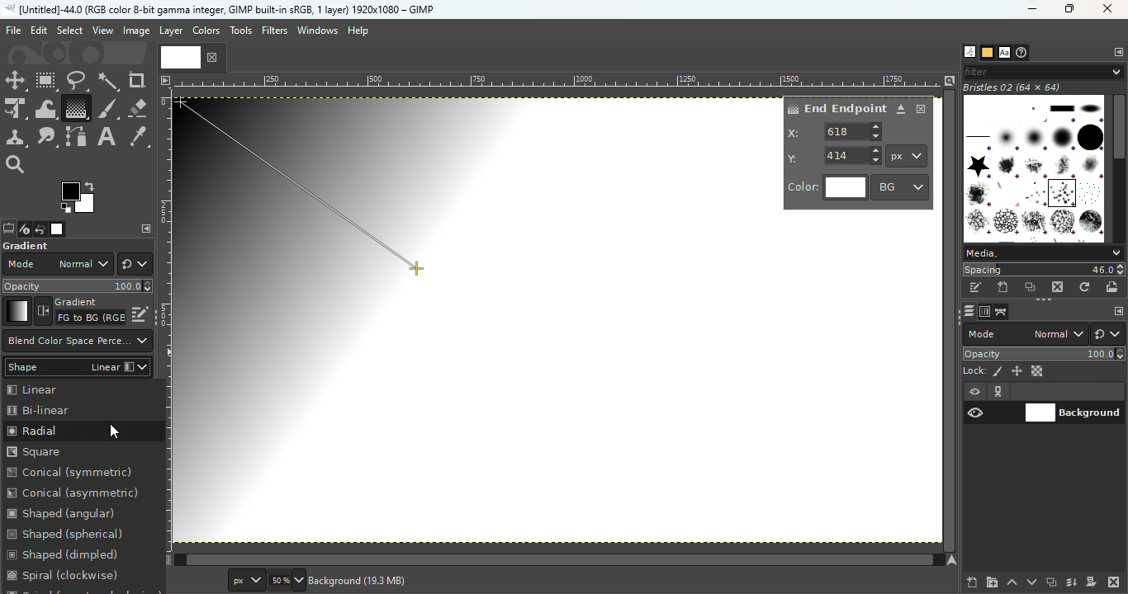 This screenshot has height=594, width=1128. Describe the element at coordinates (81, 431) in the screenshot. I see `Radial` at that location.